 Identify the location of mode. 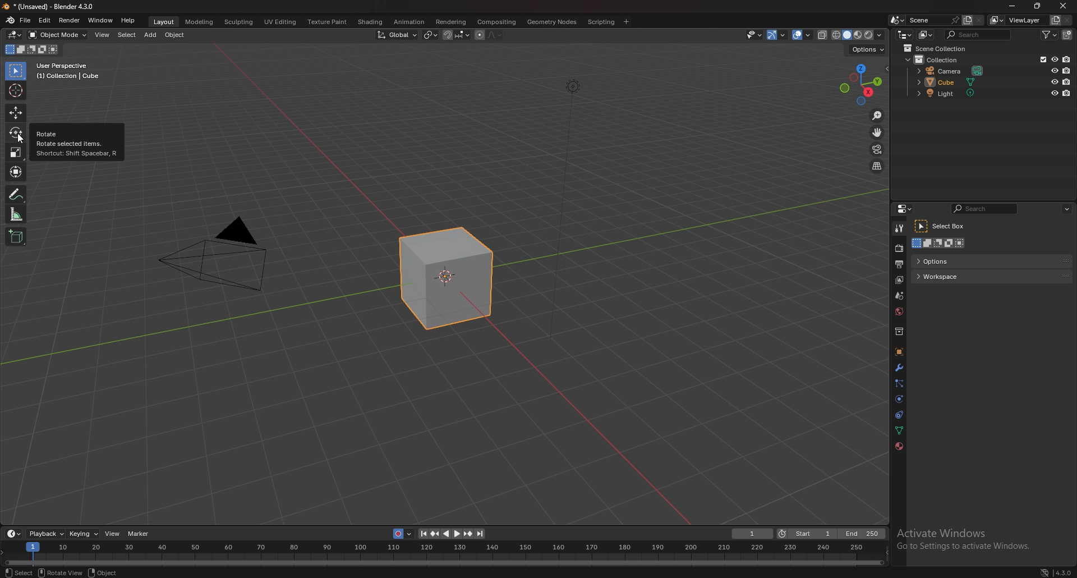
(941, 244).